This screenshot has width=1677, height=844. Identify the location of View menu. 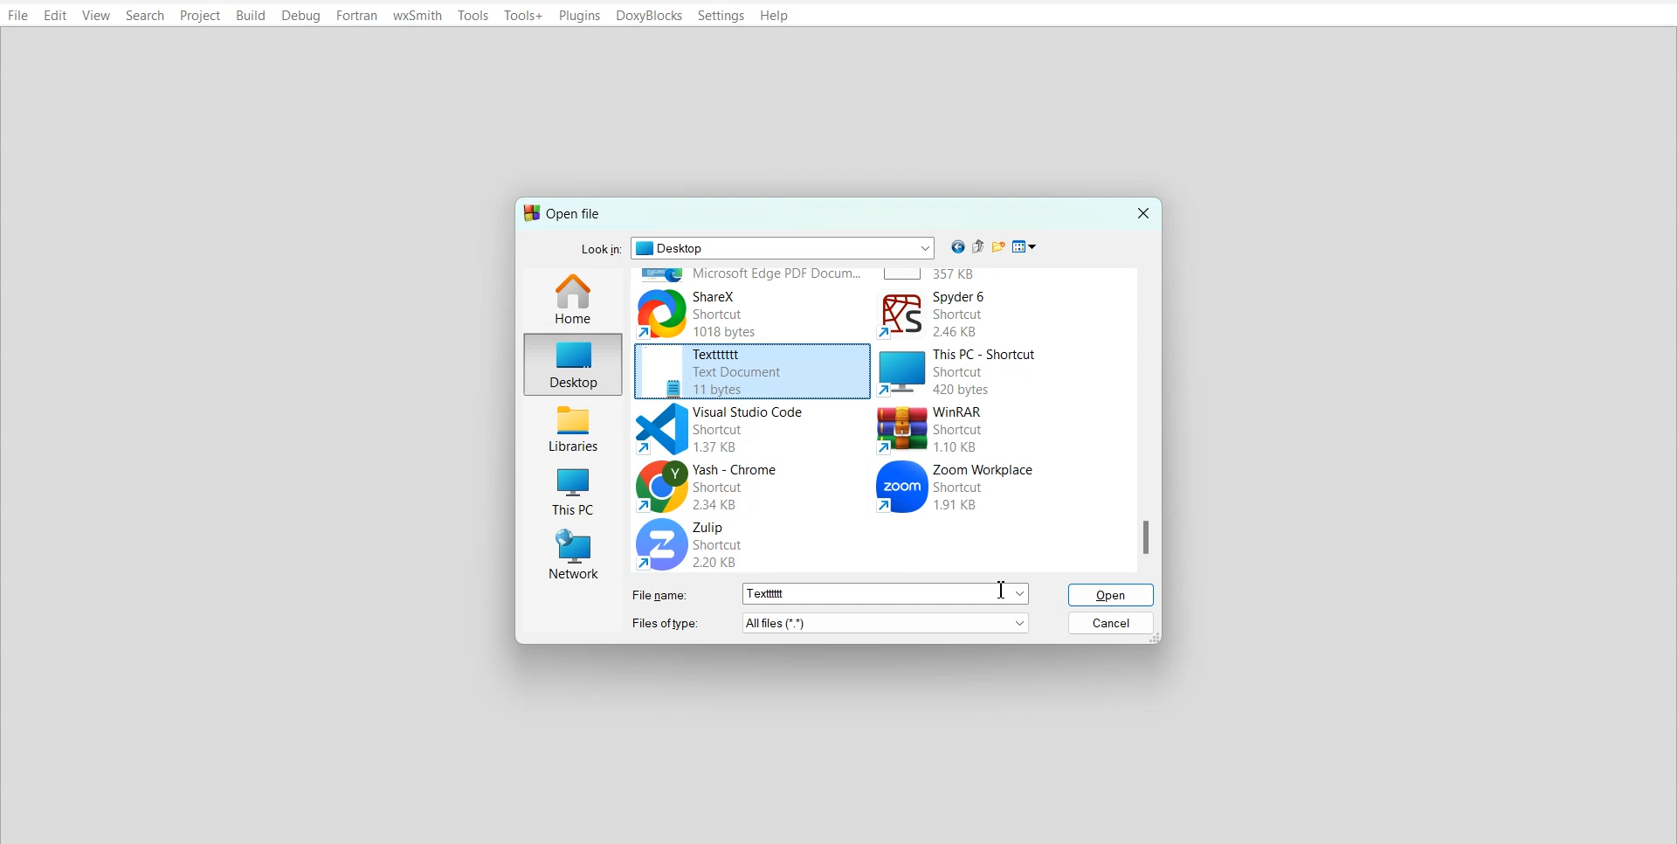
(1025, 247).